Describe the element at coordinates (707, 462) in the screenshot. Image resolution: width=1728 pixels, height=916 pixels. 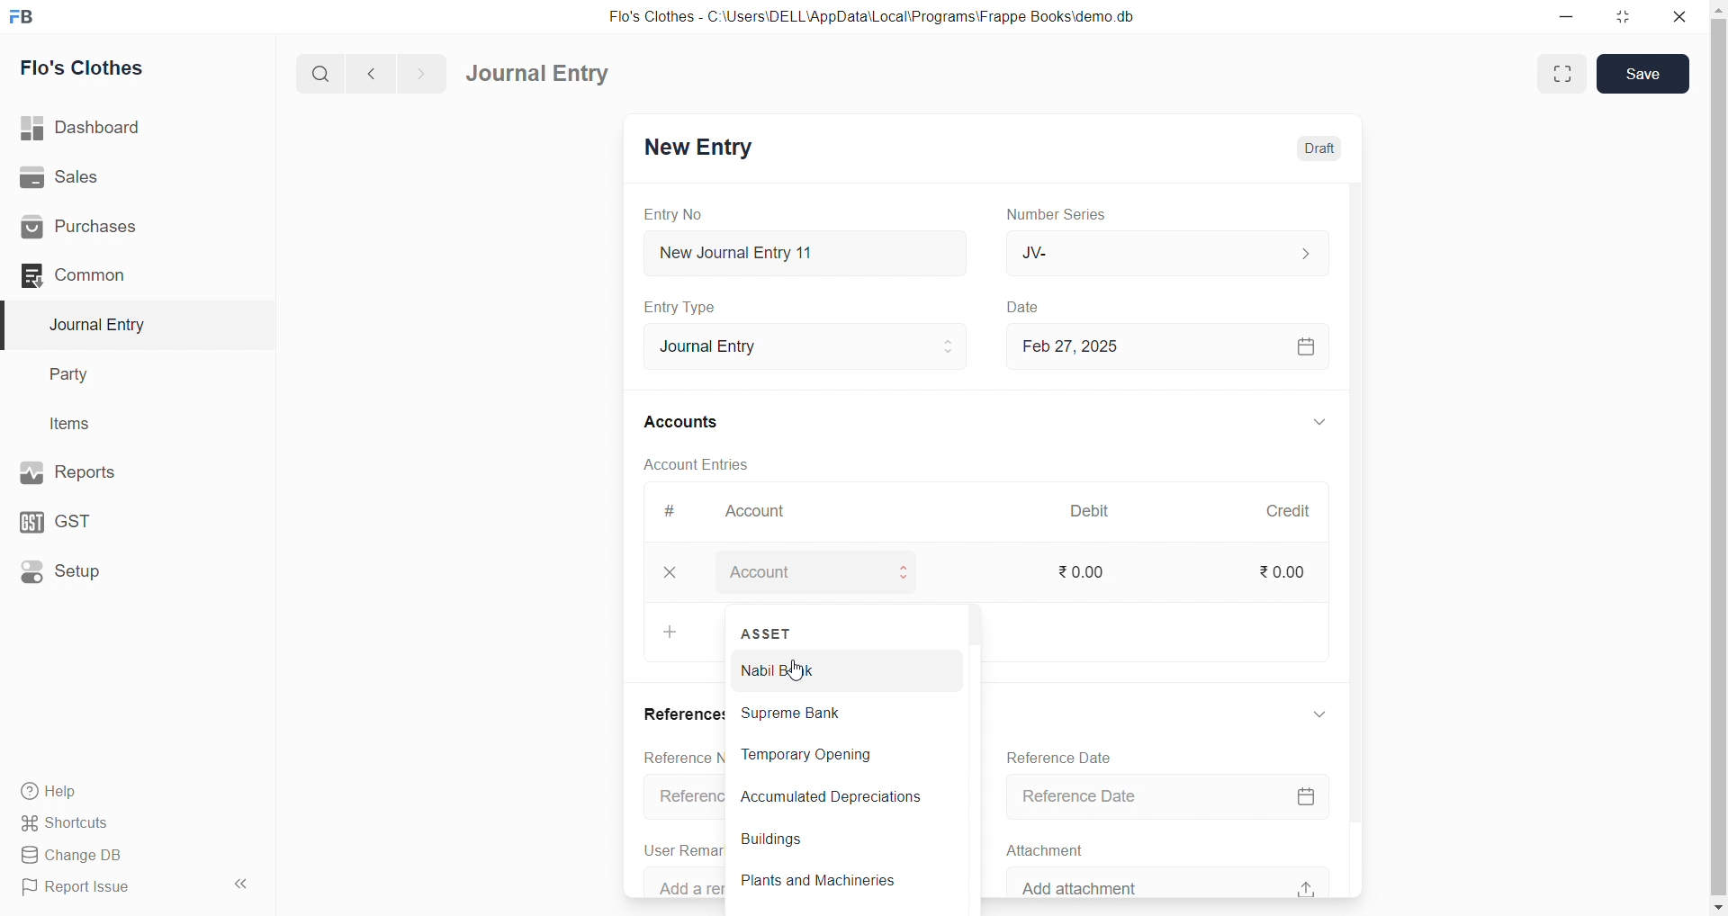
I see `Account Entries` at that location.